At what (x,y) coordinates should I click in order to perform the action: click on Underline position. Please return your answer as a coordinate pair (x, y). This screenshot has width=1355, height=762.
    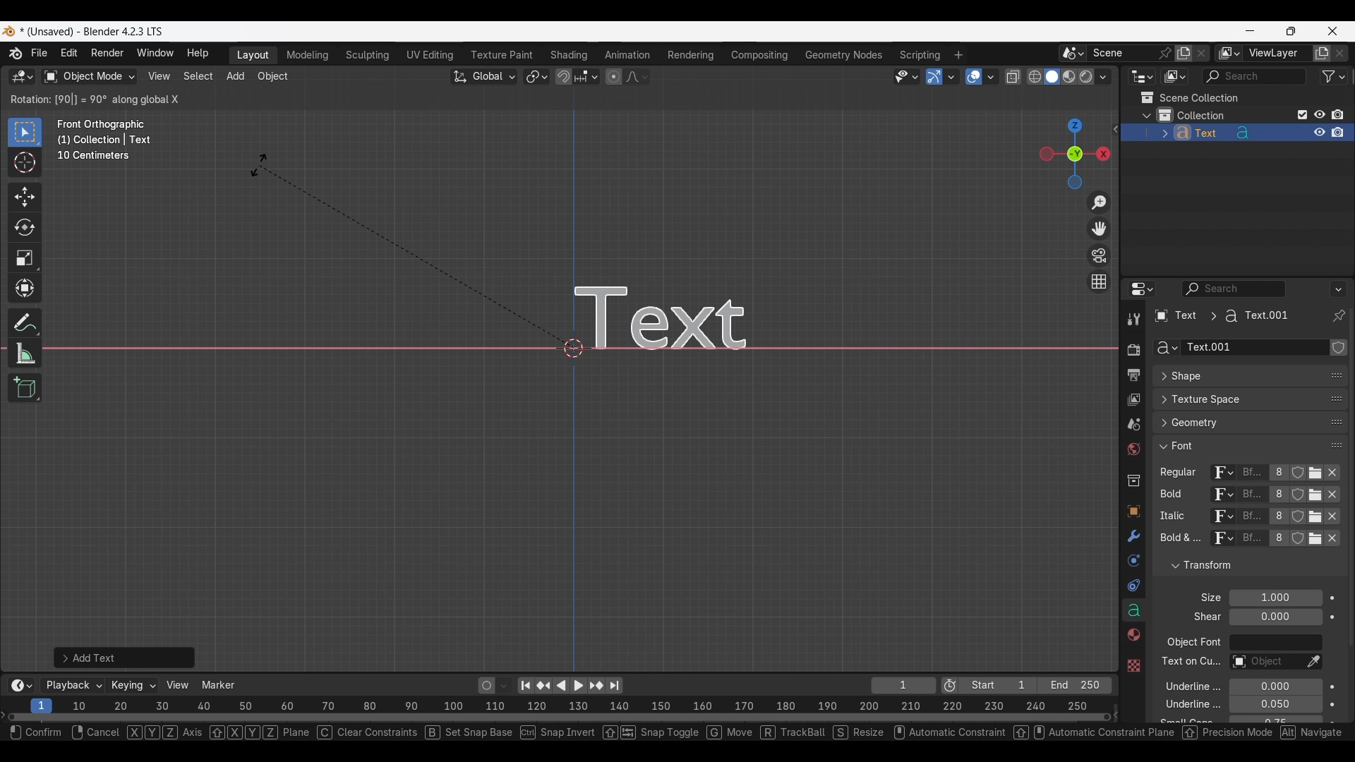
    Looking at the image, I should click on (1277, 688).